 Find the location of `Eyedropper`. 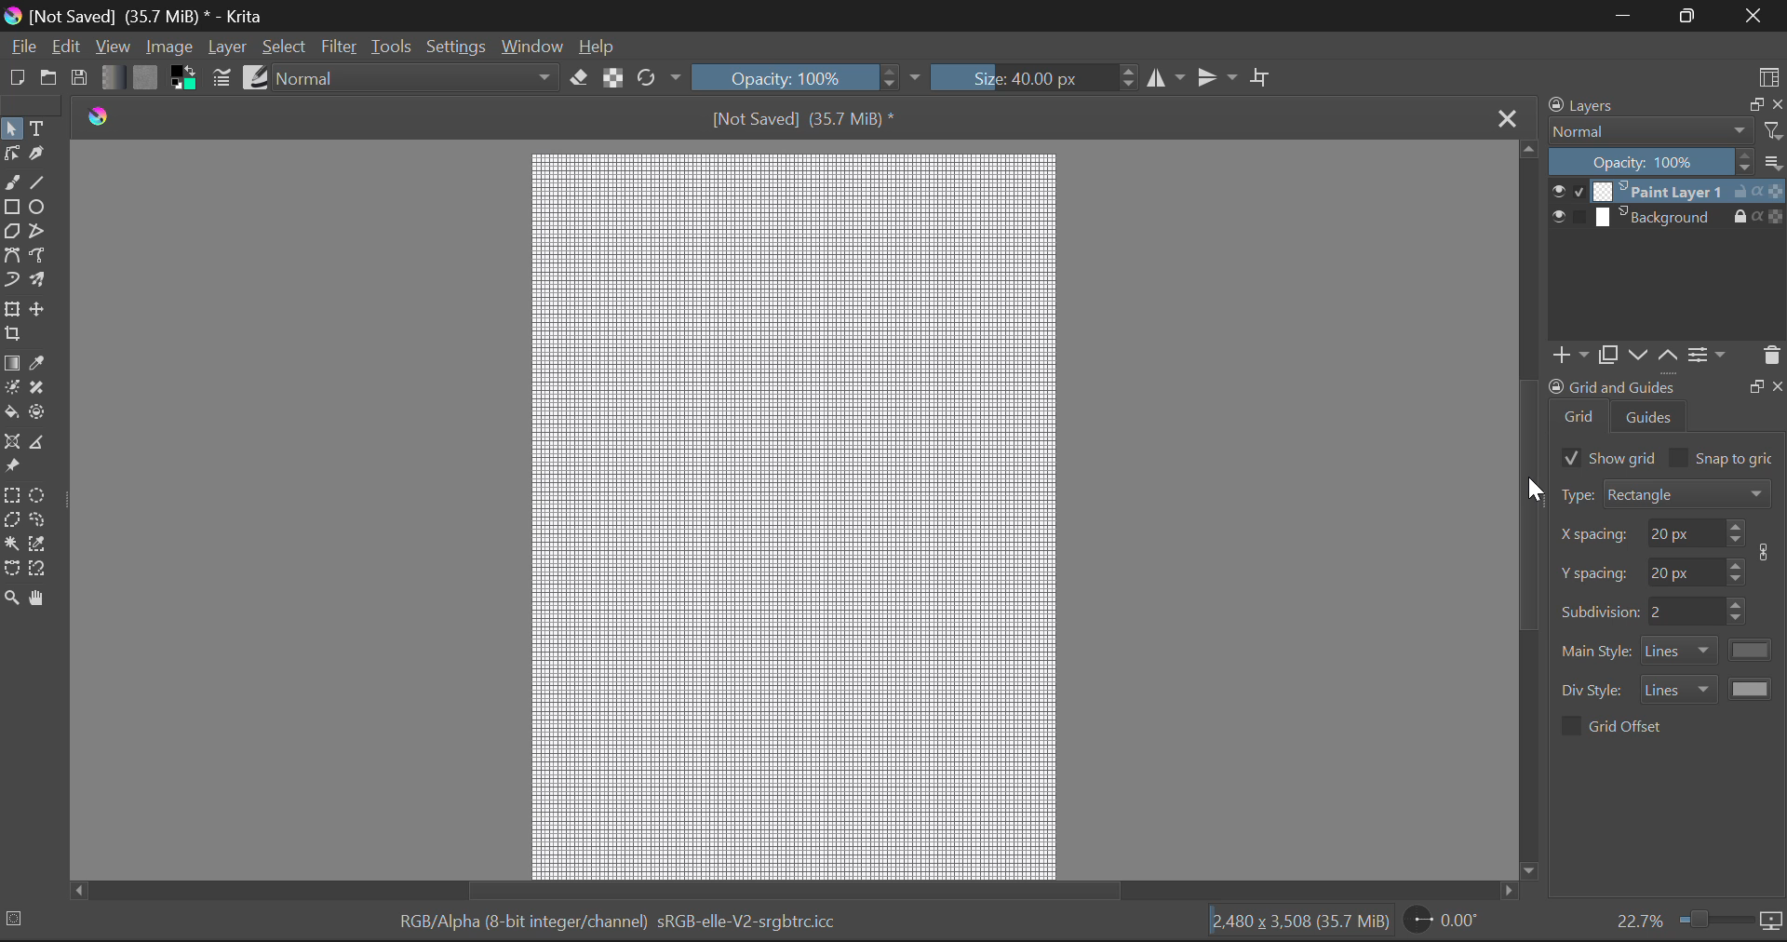

Eyedropper is located at coordinates (38, 365).